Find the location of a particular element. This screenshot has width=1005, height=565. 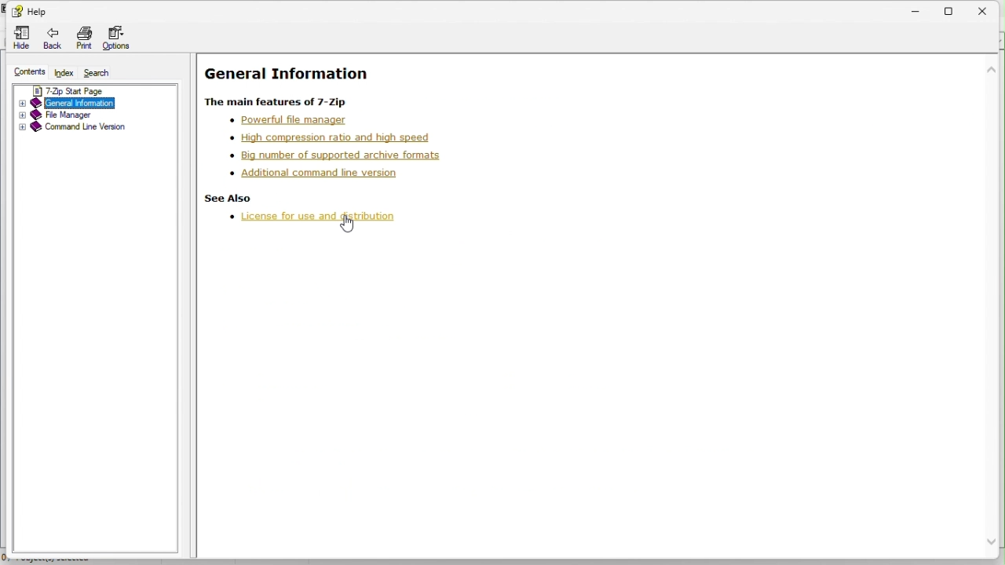

powerful file manager is located at coordinates (294, 120).